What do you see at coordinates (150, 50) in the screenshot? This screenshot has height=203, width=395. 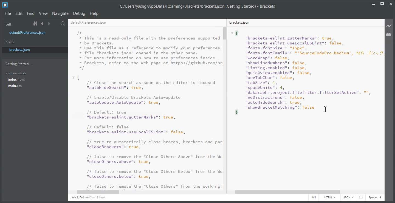 I see `/*

* This is a read-only file with the preferences supported
* by Brackets.

* Use this file as a reference to modify your preferences
* file "brackets.json" opened in the other pane.

* For more information on how to use preferences inside

* Brackets, refer to the web page at https://github.com/br
*/` at bounding box center [150, 50].